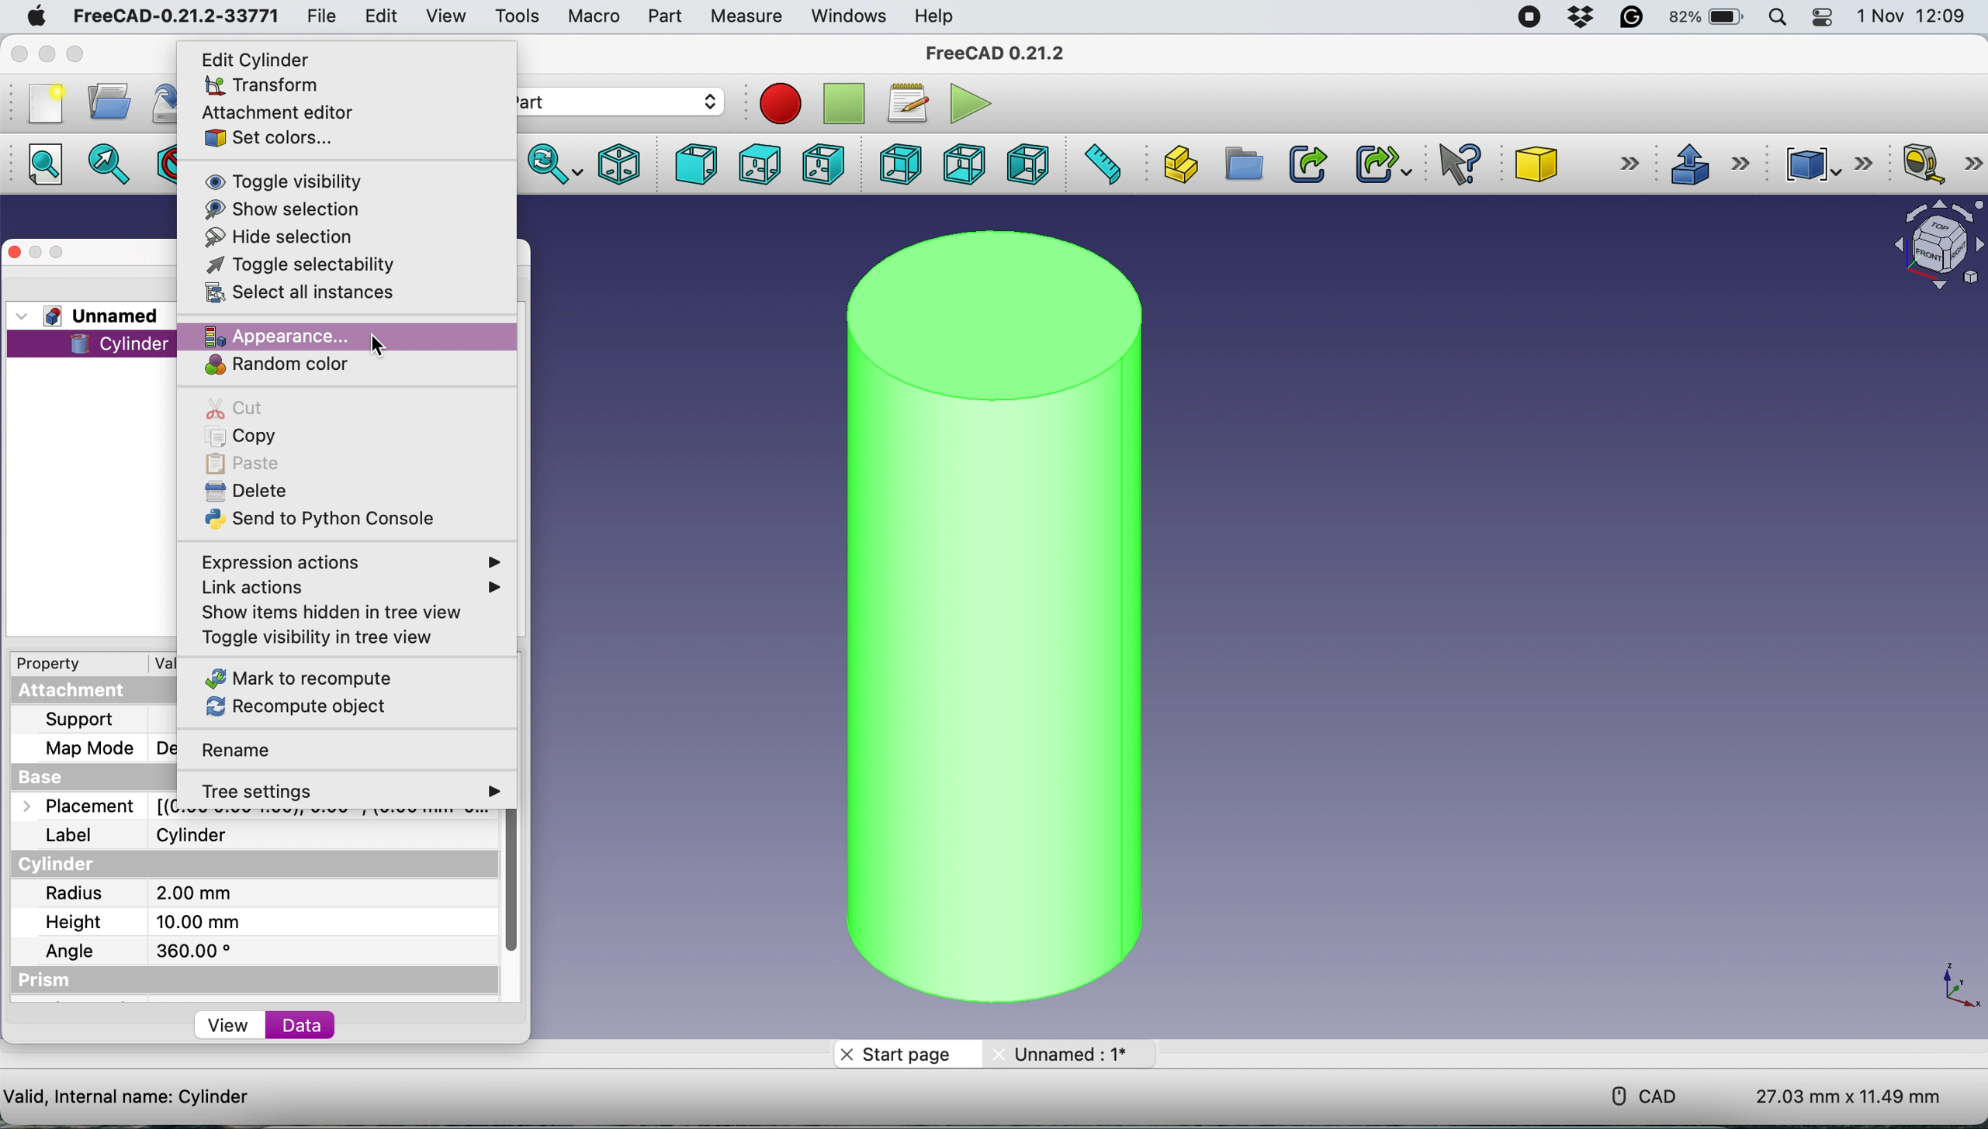 The height and width of the screenshot is (1129, 1988). What do you see at coordinates (169, 666) in the screenshot?
I see `value` at bounding box center [169, 666].